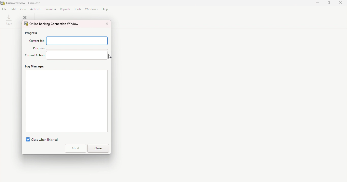  Describe the element at coordinates (66, 102) in the screenshot. I see `Text box` at that location.